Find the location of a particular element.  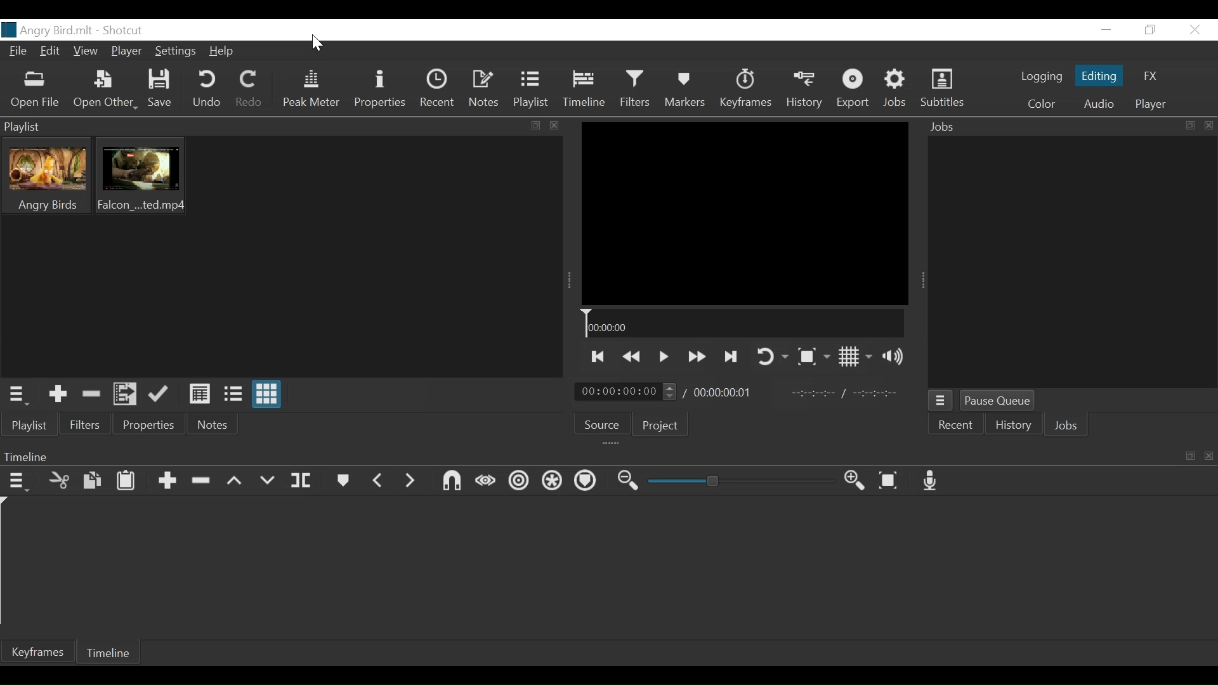

Help is located at coordinates (223, 51).